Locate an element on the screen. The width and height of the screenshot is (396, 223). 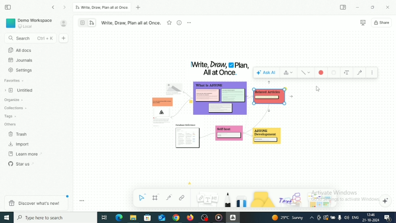
Link is located at coordinates (182, 198).